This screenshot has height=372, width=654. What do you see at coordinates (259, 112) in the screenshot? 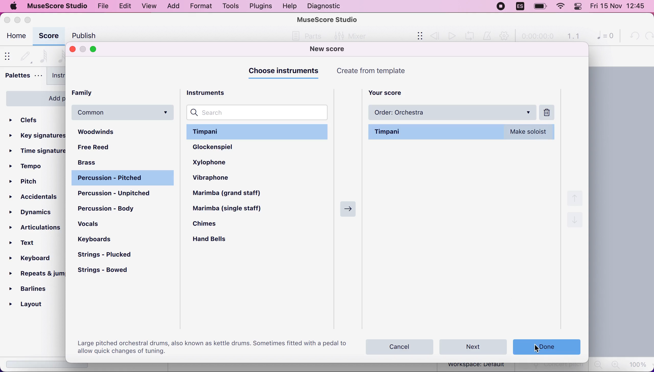
I see `search` at bounding box center [259, 112].